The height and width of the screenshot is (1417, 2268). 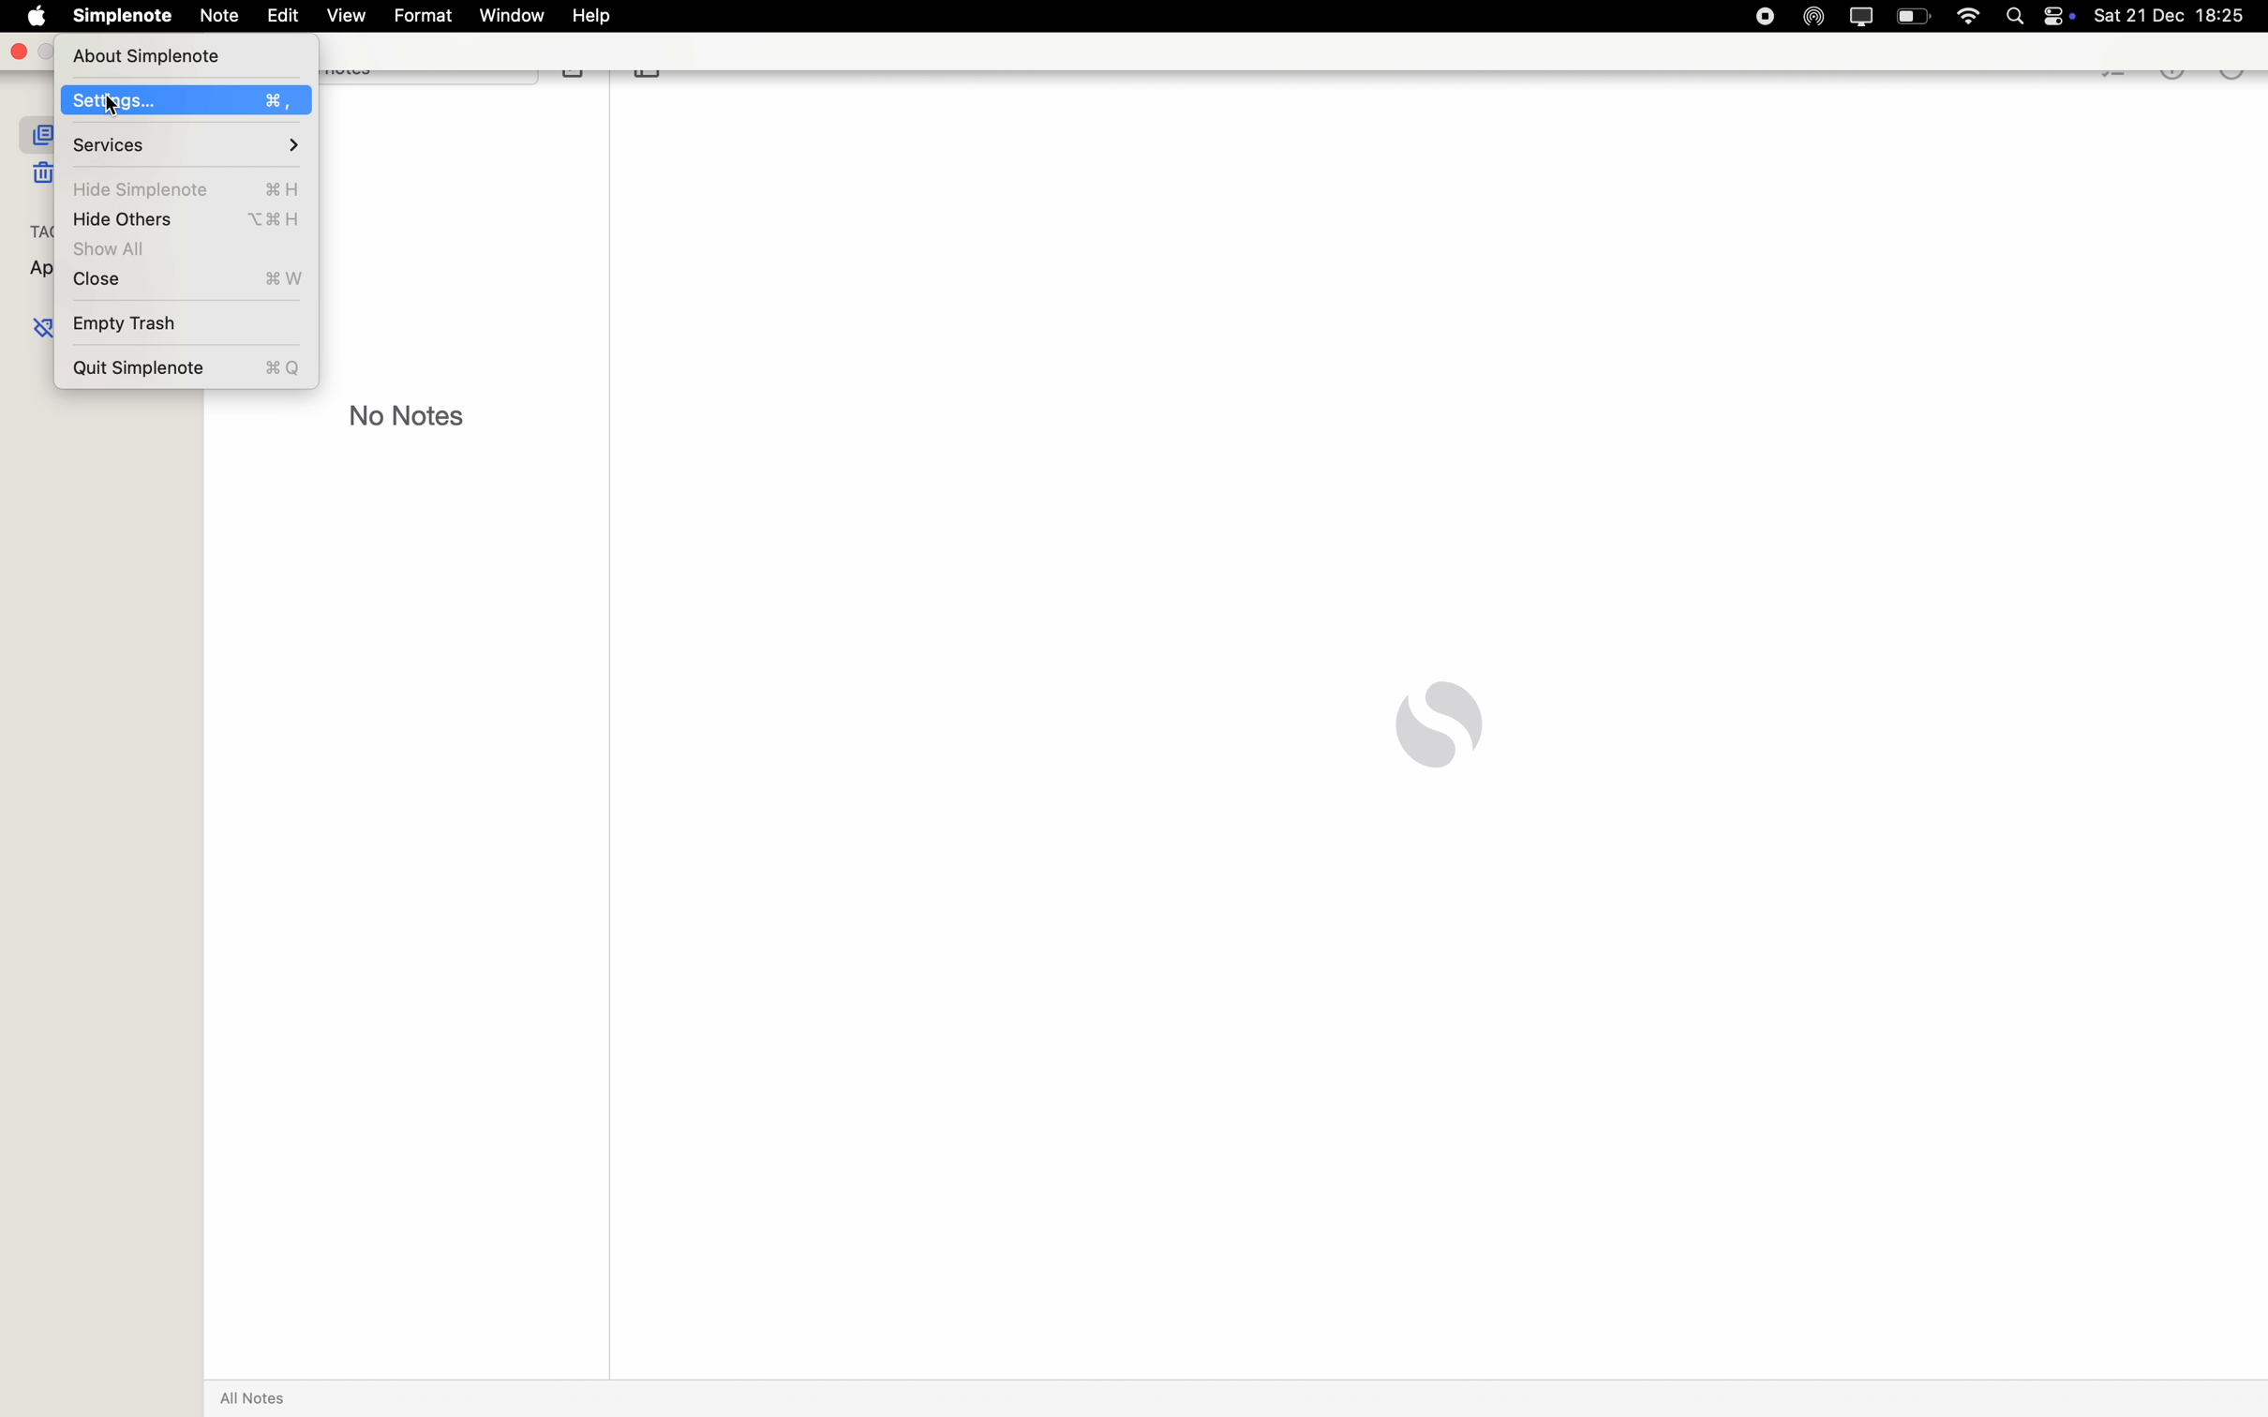 I want to click on close, so click(x=186, y=278).